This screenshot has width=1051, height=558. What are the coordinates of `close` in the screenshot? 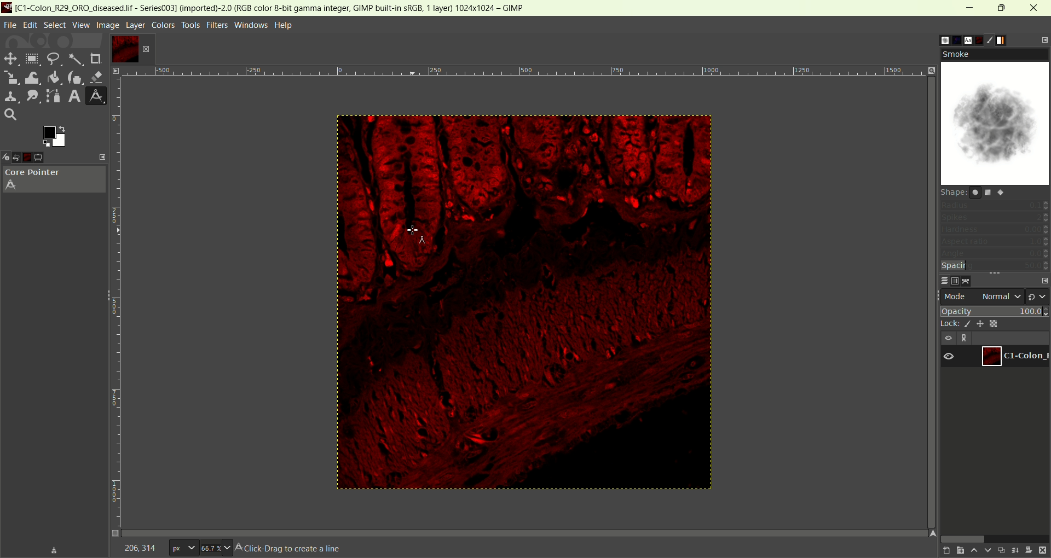 It's located at (1035, 8).